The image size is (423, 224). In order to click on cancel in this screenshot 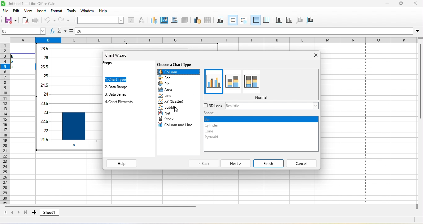, I will do `click(302, 162)`.